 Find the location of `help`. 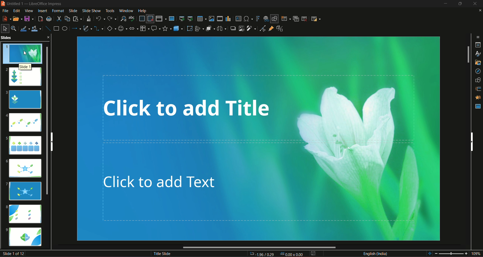

help is located at coordinates (142, 10).